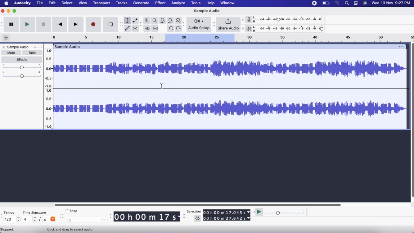 This screenshot has height=233, width=414. Describe the element at coordinates (37, 47) in the screenshot. I see `more options` at that location.